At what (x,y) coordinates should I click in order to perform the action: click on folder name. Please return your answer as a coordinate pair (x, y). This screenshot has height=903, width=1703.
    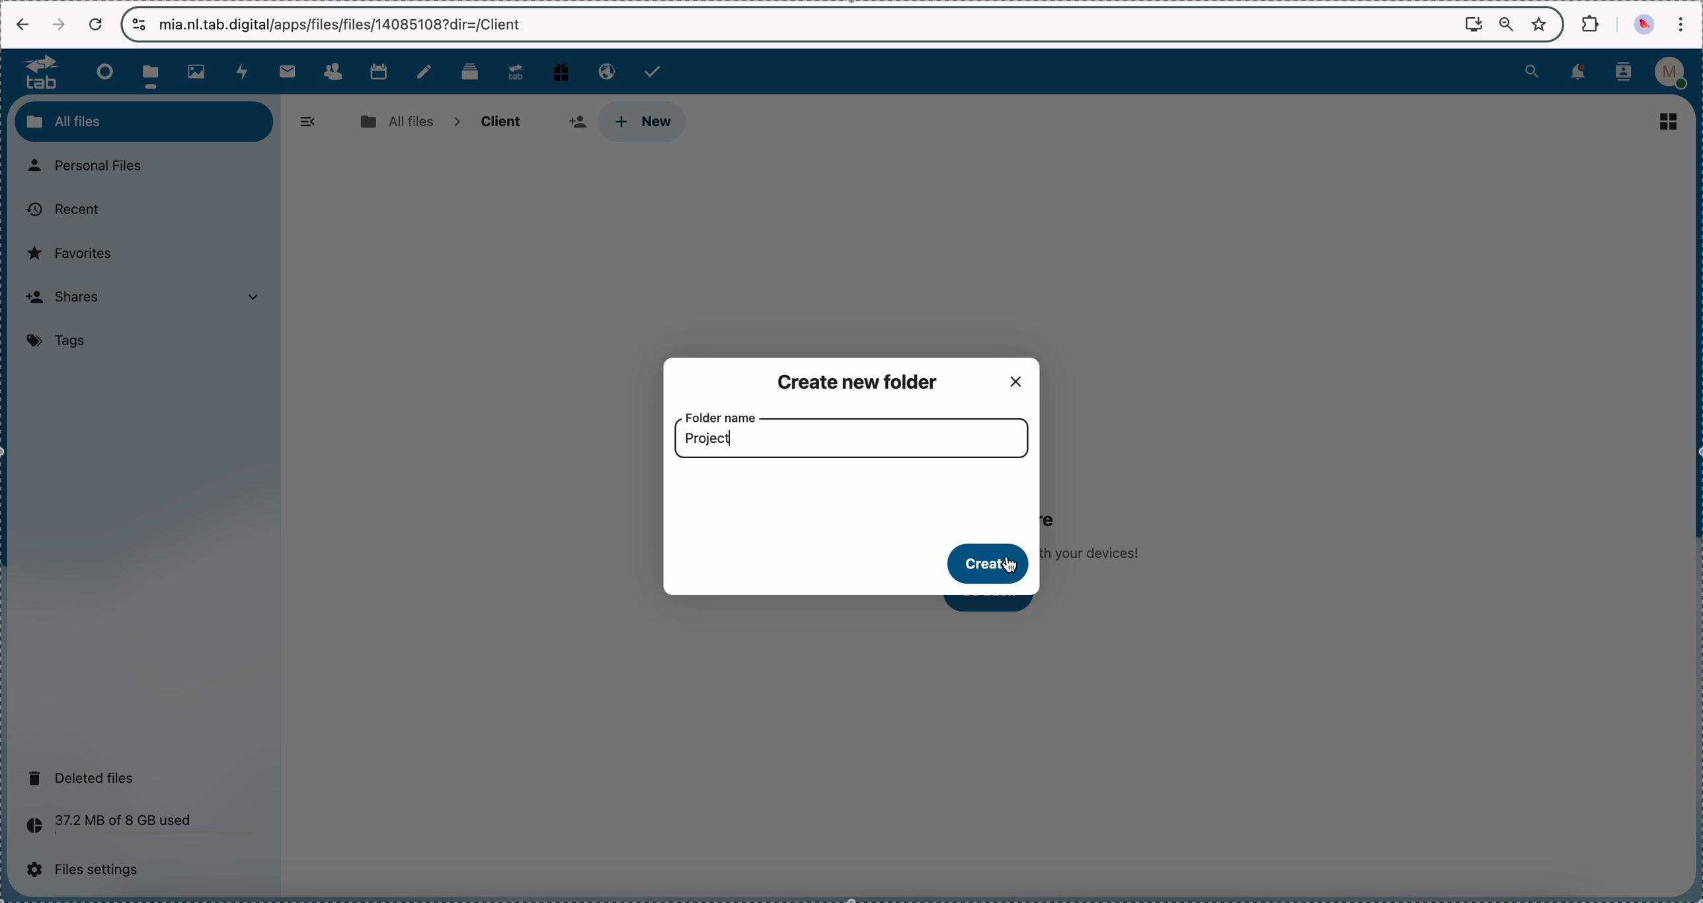
    Looking at the image, I should click on (723, 416).